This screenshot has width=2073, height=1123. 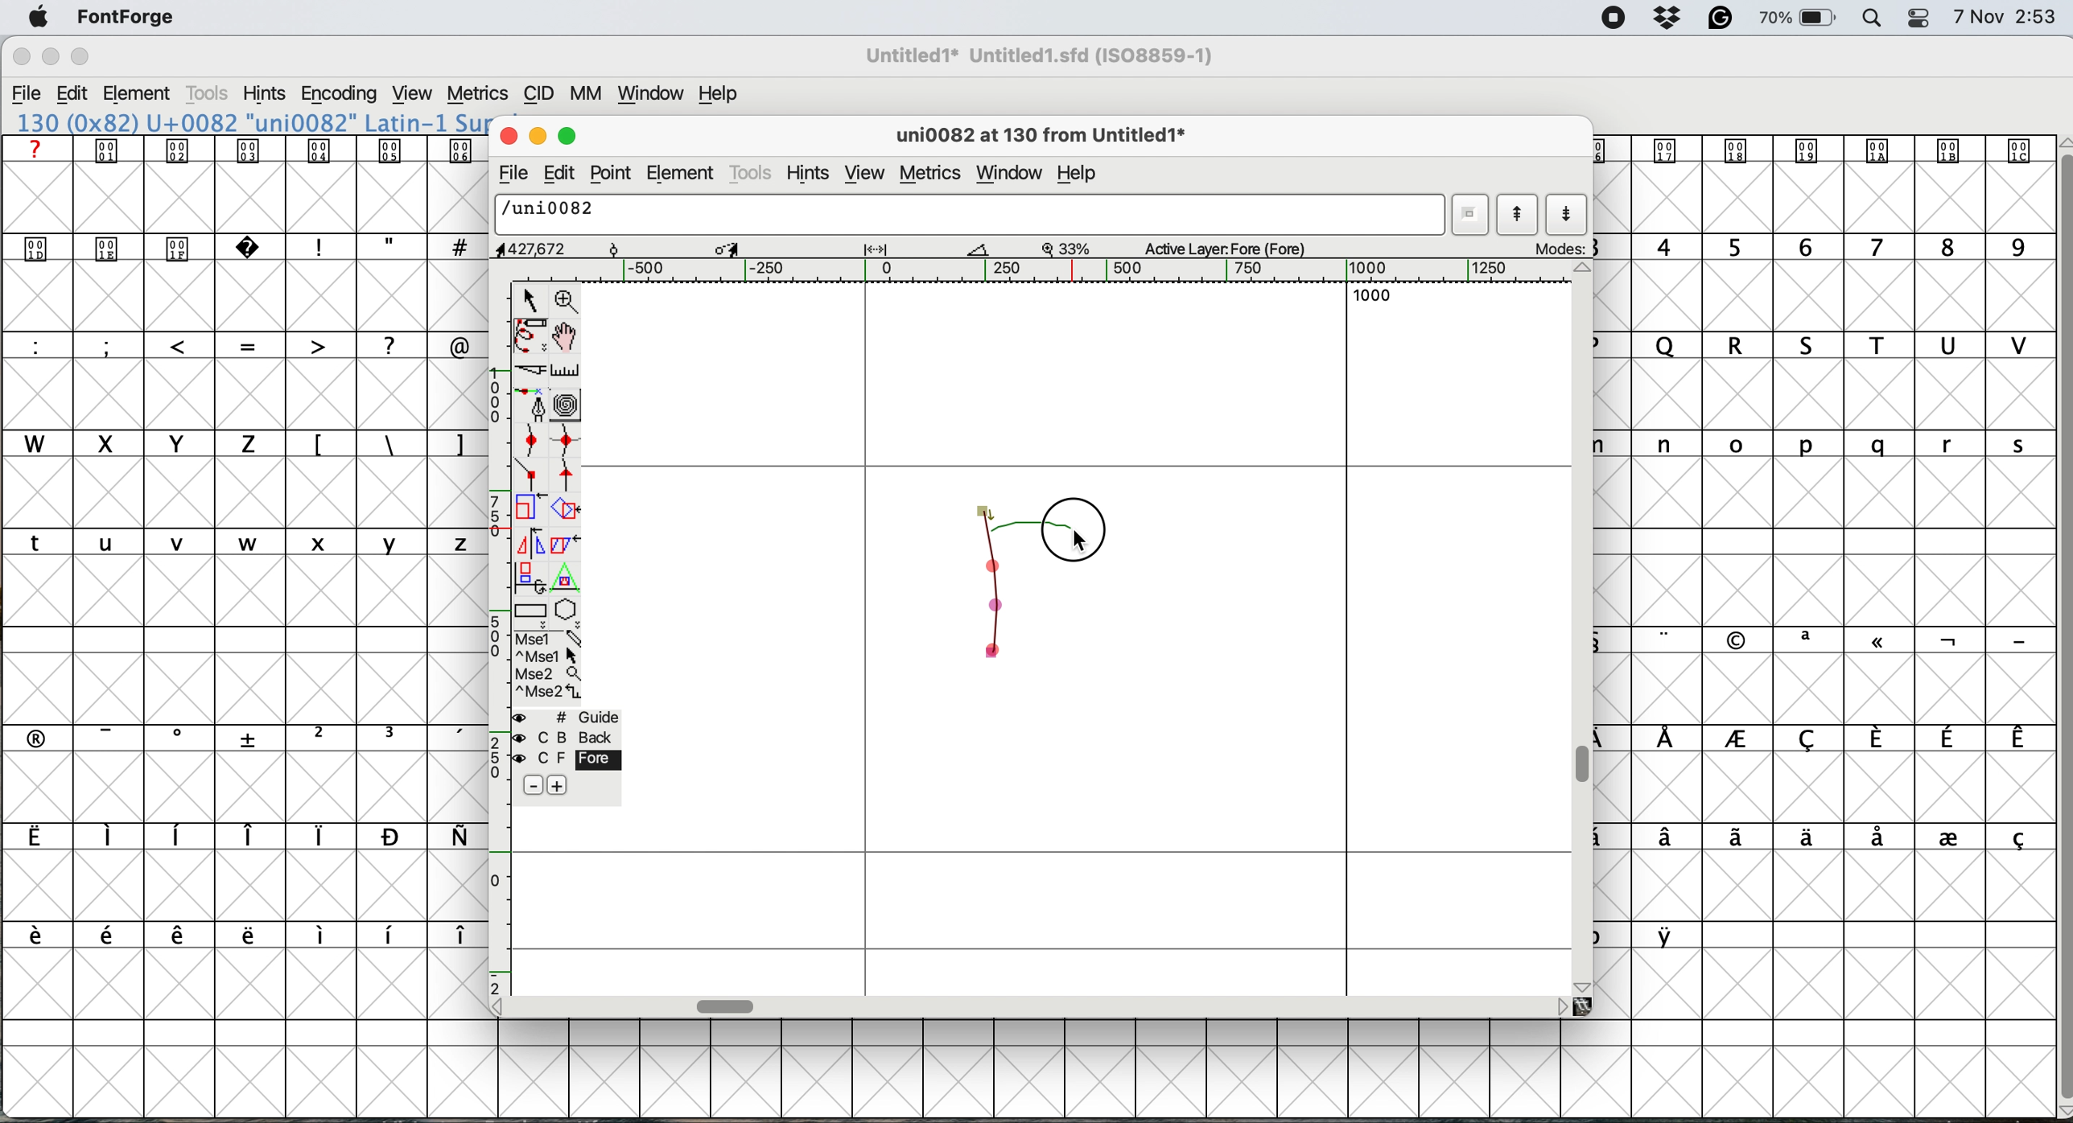 I want to click on add a comer point, so click(x=532, y=477).